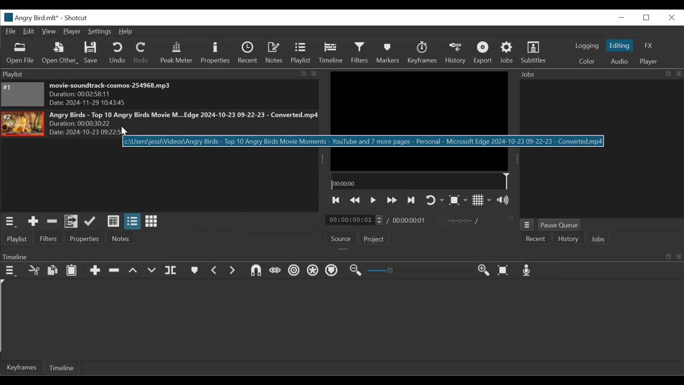 This screenshot has height=385, width=684. Describe the element at coordinates (134, 271) in the screenshot. I see `Lift` at that location.